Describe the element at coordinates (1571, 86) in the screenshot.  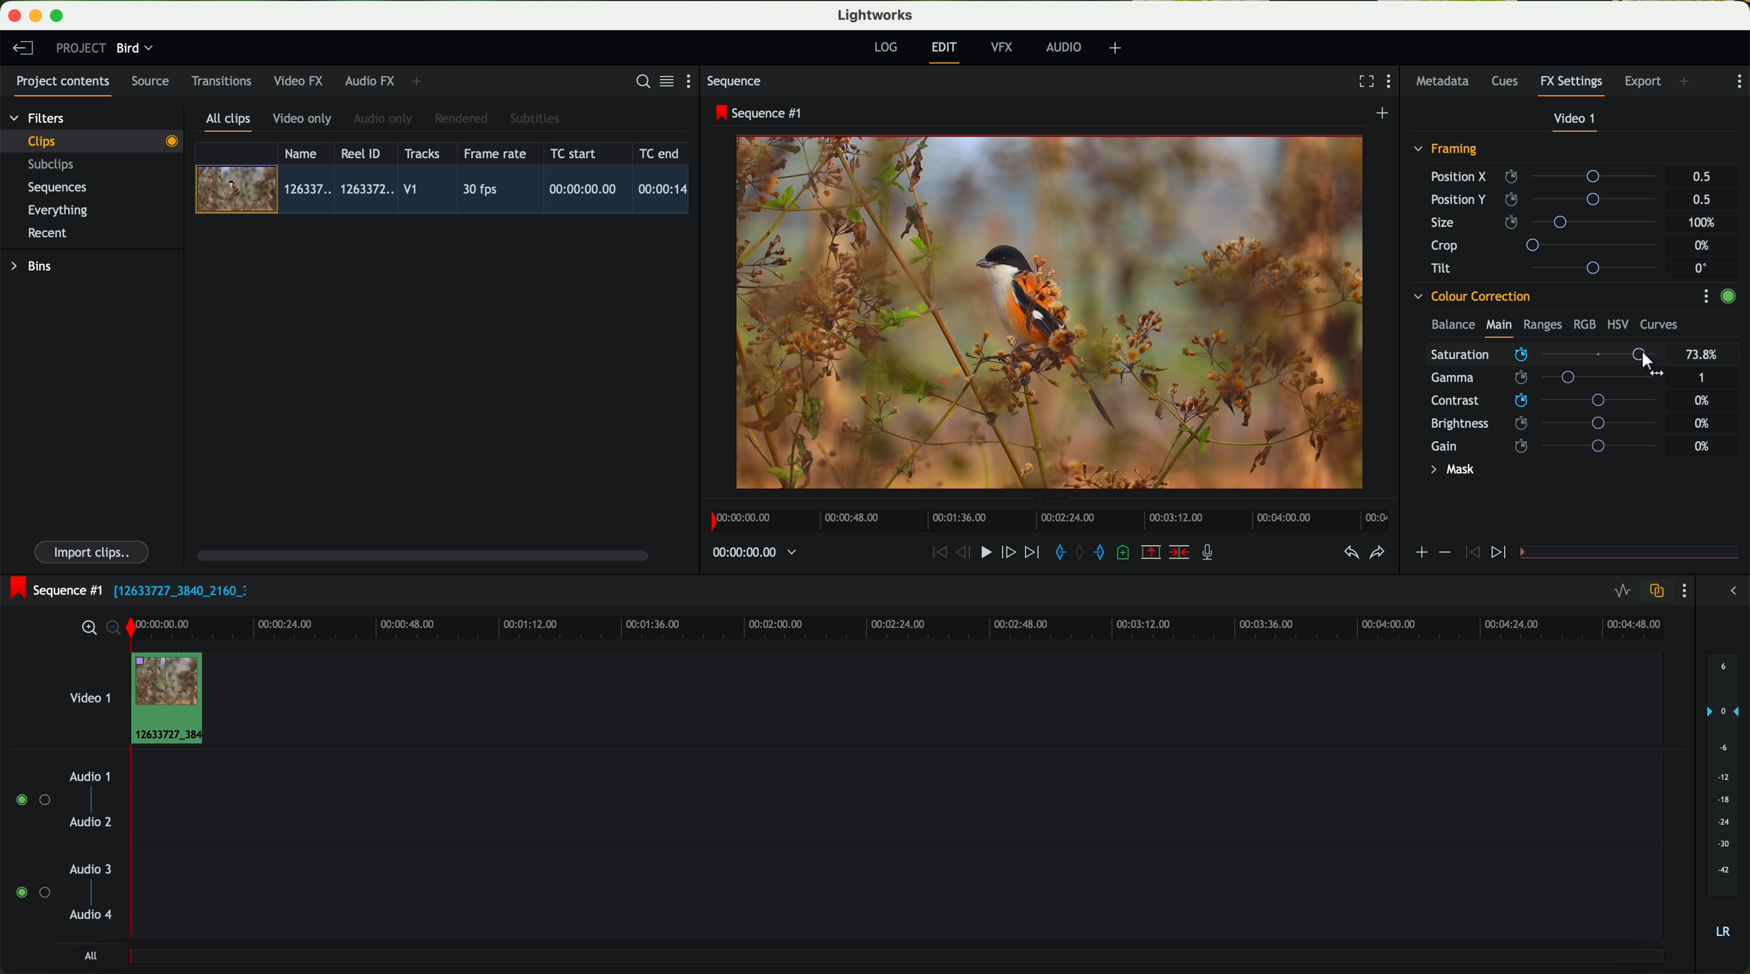
I see `fx settings` at that location.